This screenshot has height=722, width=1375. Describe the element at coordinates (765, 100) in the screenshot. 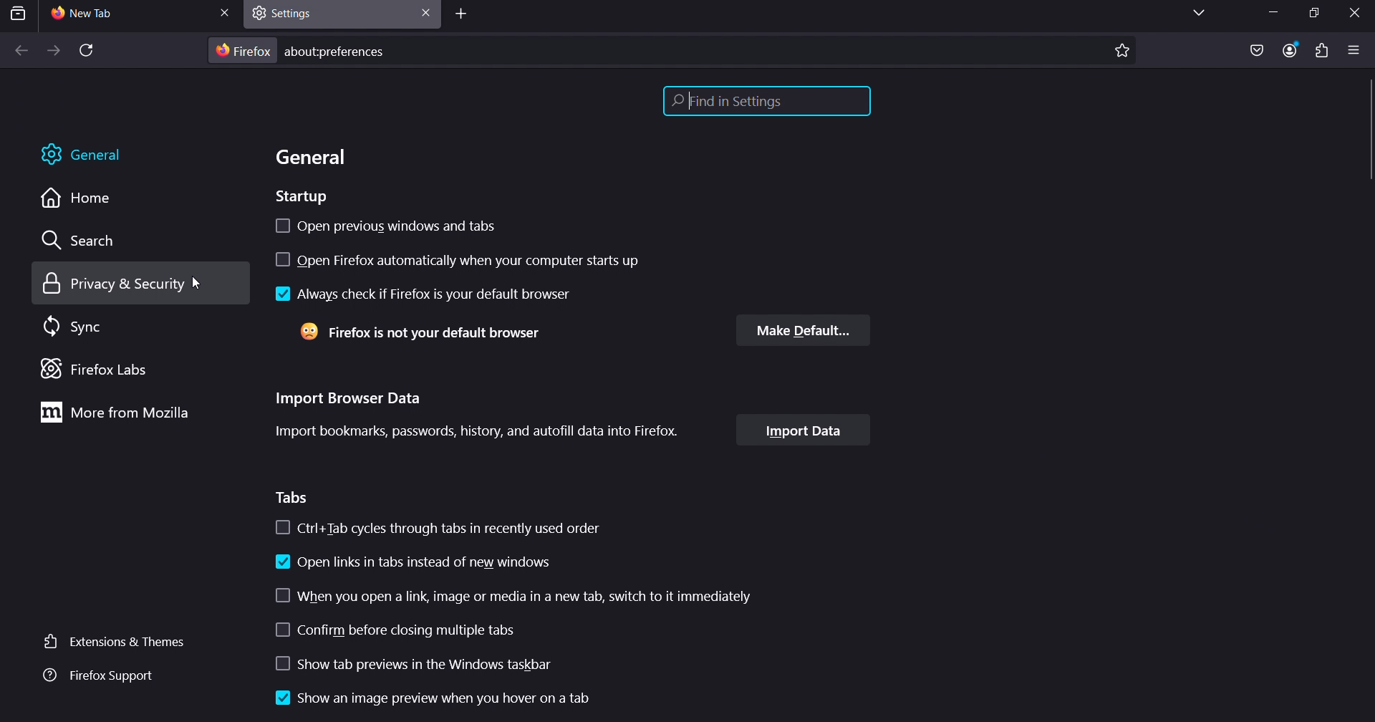

I see `find in settings` at that location.